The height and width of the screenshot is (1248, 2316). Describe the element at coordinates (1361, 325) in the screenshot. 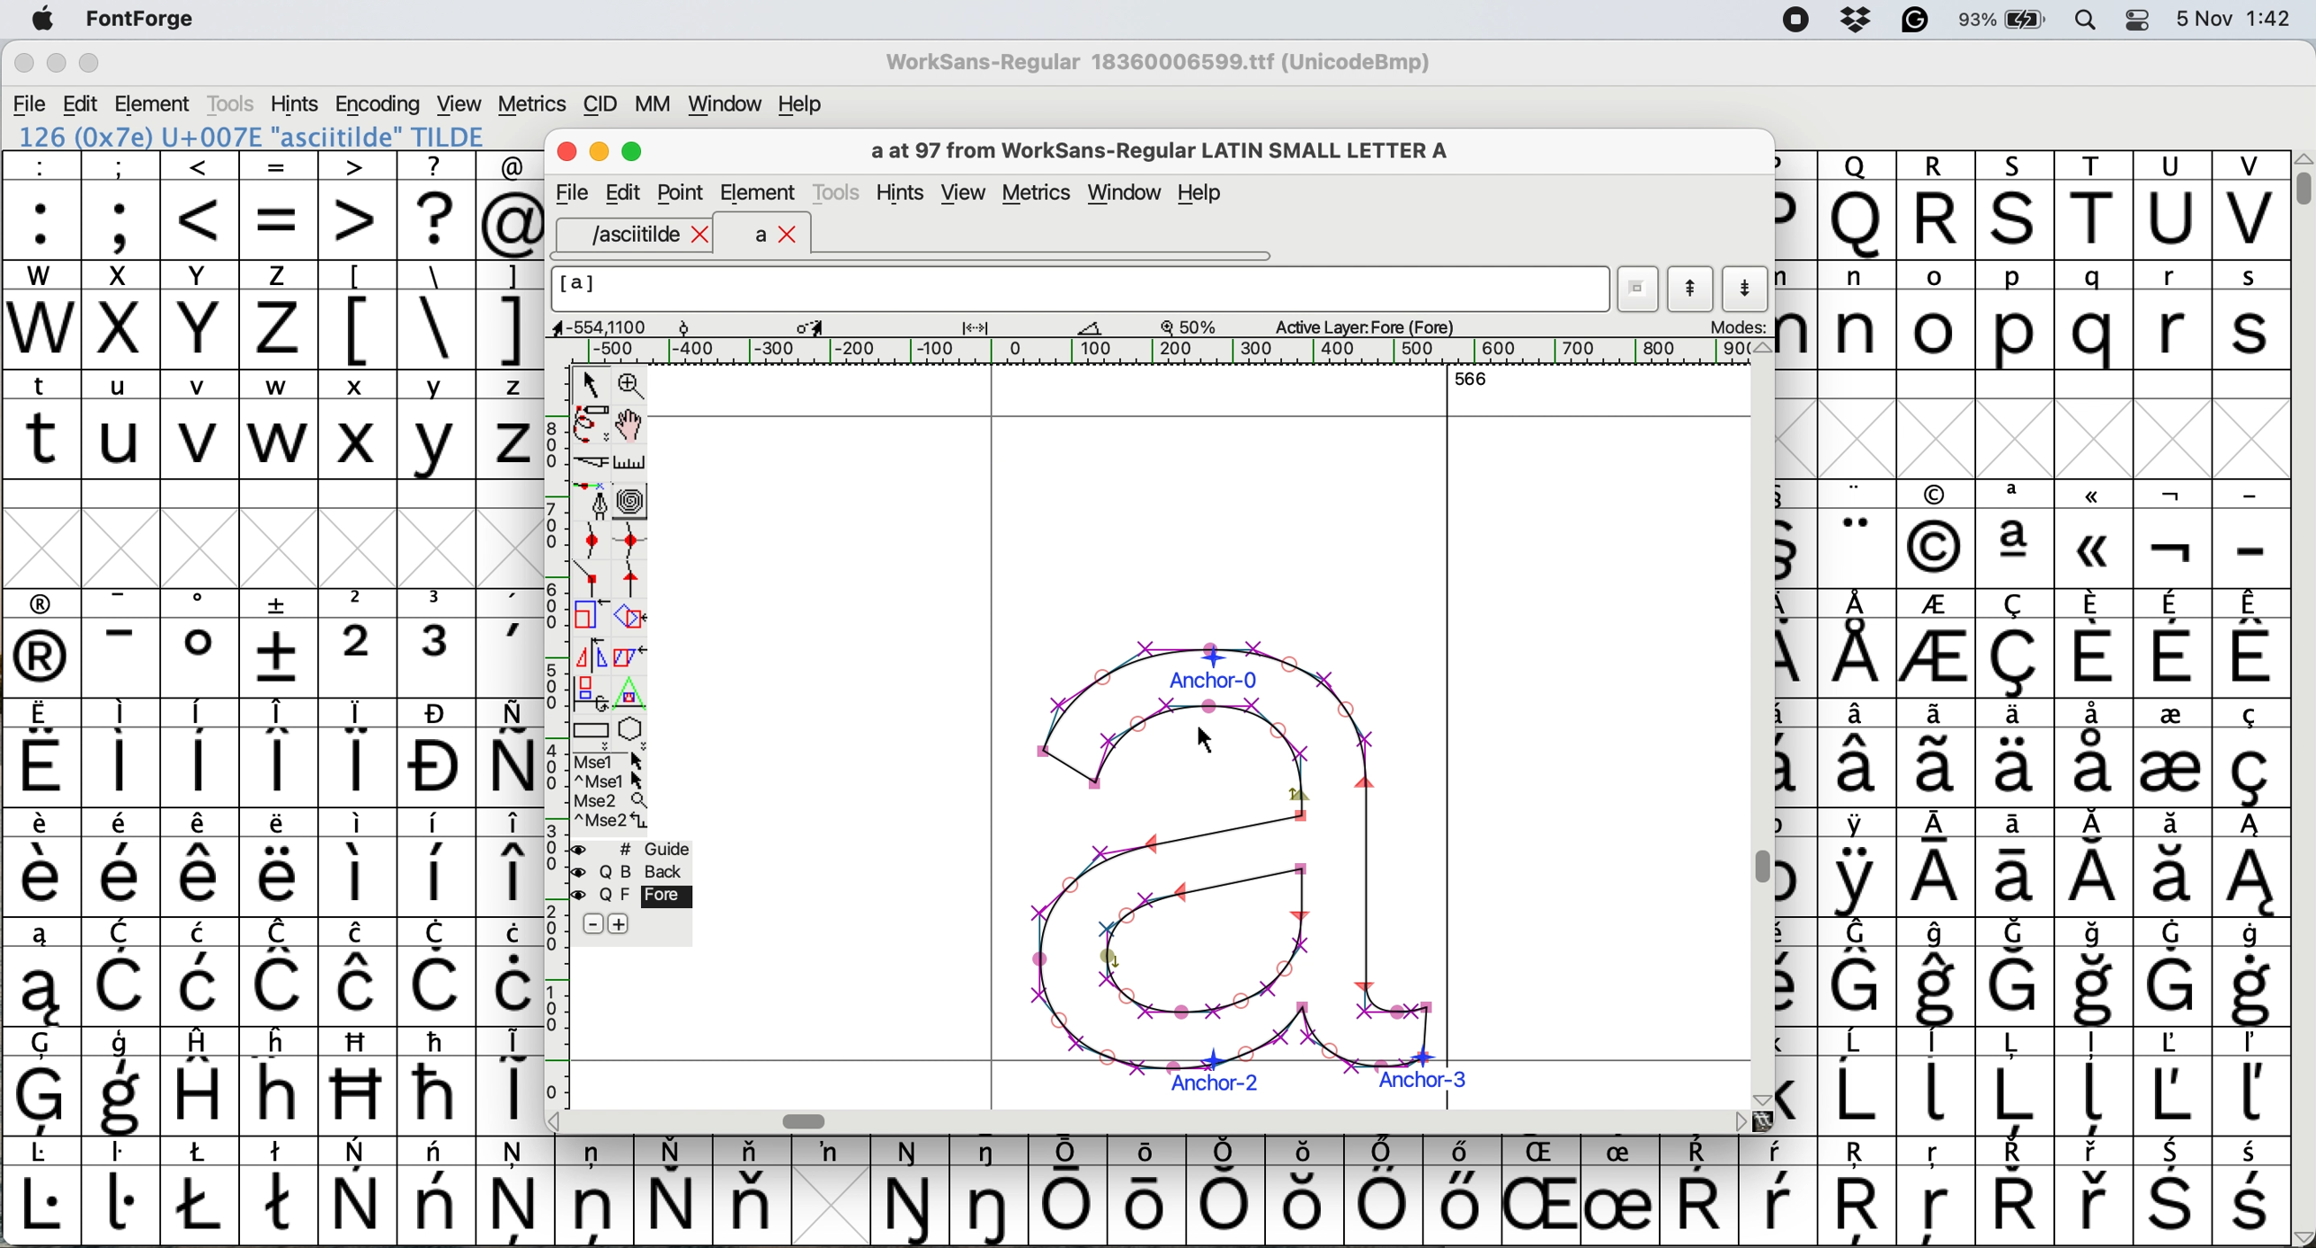

I see `active layer` at that location.